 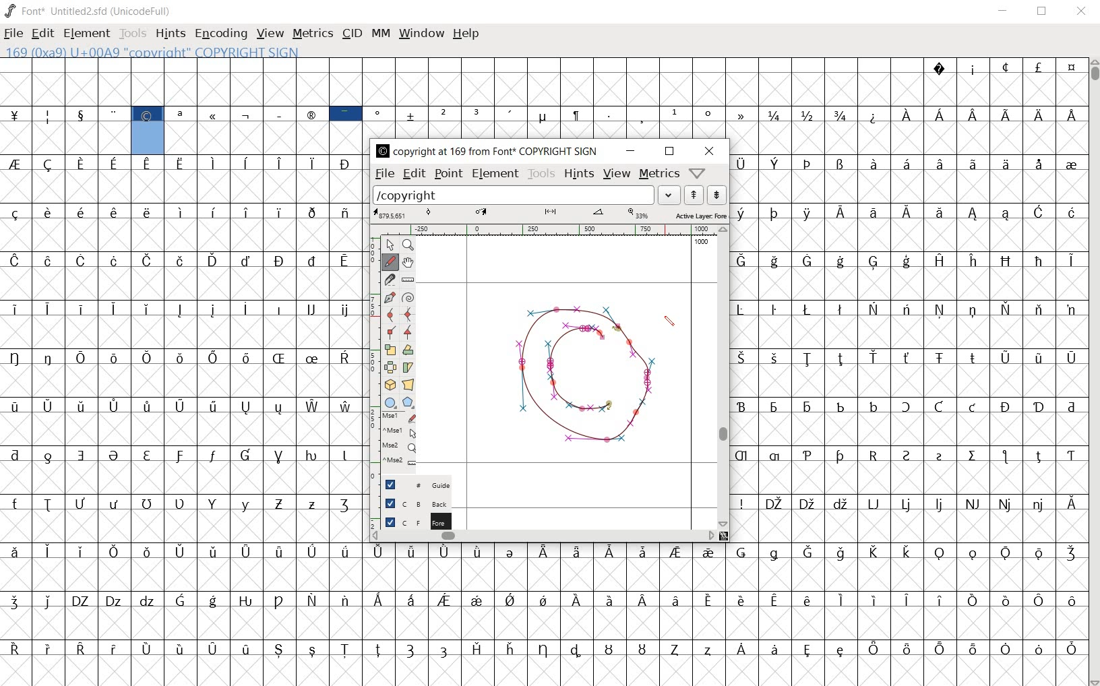 I want to click on close, so click(x=1082, y=11).